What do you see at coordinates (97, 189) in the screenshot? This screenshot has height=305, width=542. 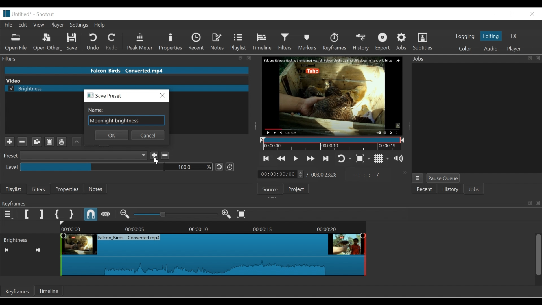 I see `Notes` at bounding box center [97, 189].